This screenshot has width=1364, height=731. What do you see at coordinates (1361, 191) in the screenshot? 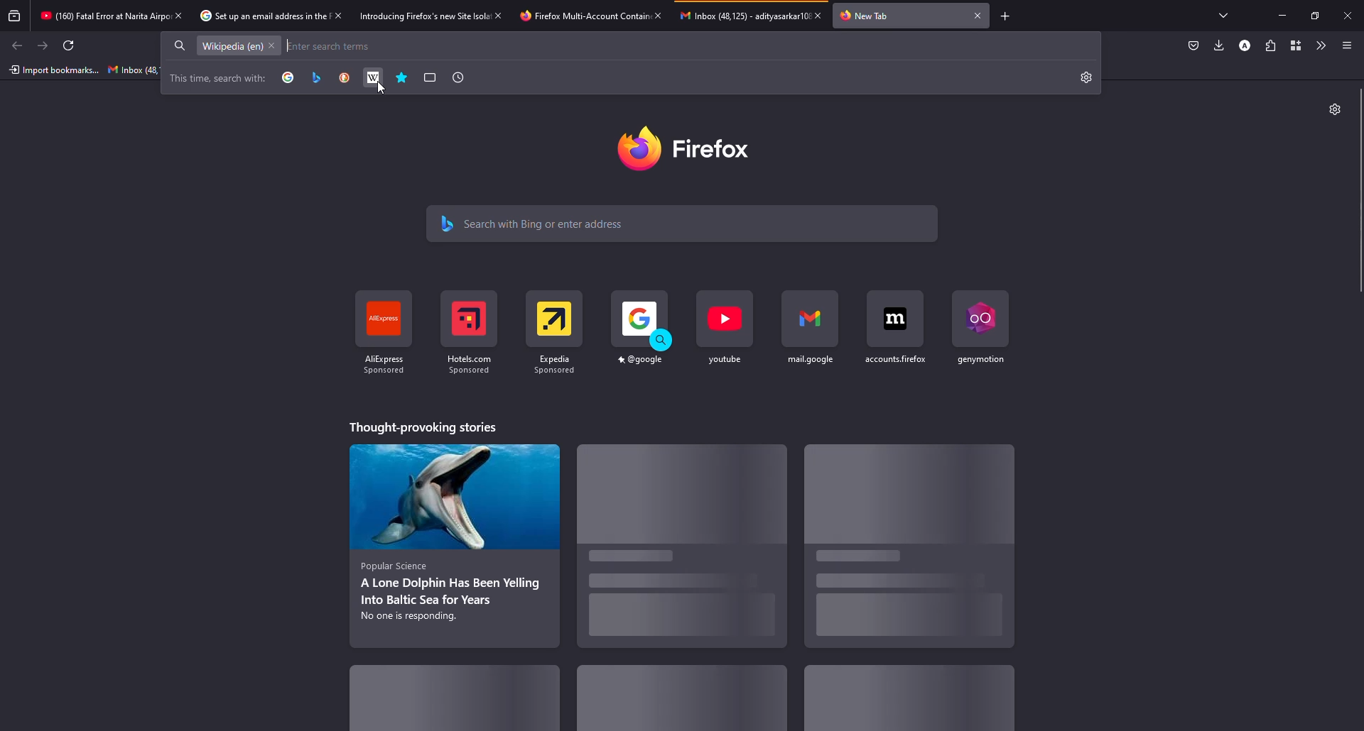
I see `scroll bar` at bounding box center [1361, 191].